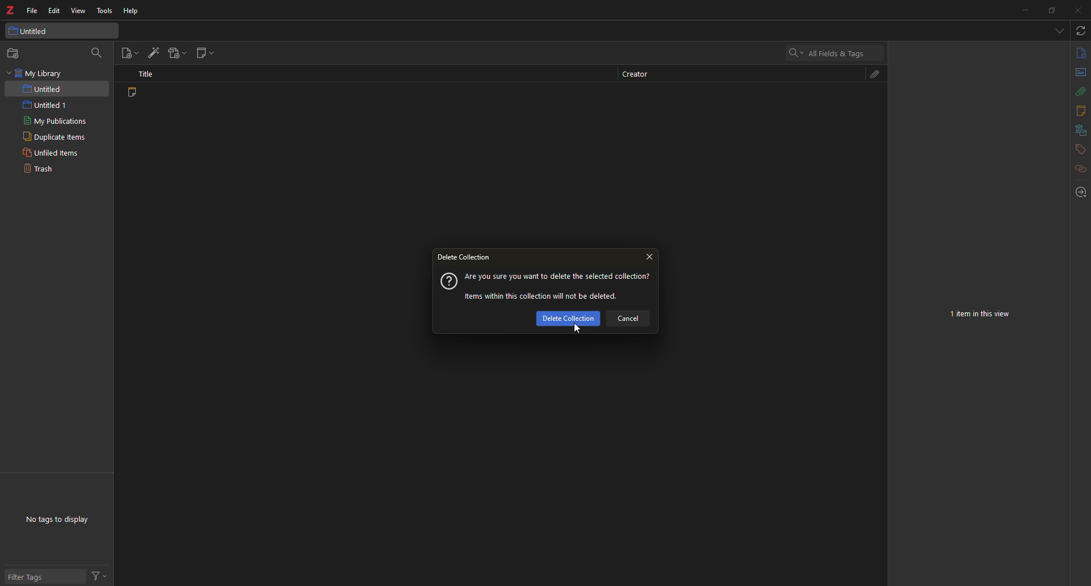 The height and width of the screenshot is (586, 1091). Describe the element at coordinates (1050, 11) in the screenshot. I see `maximize` at that location.